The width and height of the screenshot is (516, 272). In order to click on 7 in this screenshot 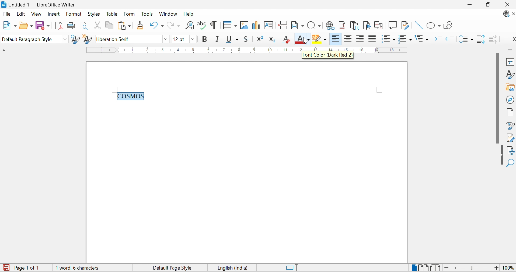, I will do `click(223, 50)`.